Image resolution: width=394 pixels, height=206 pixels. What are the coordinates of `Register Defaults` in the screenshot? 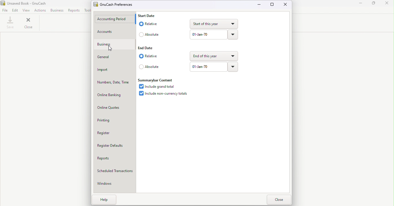 It's located at (115, 147).